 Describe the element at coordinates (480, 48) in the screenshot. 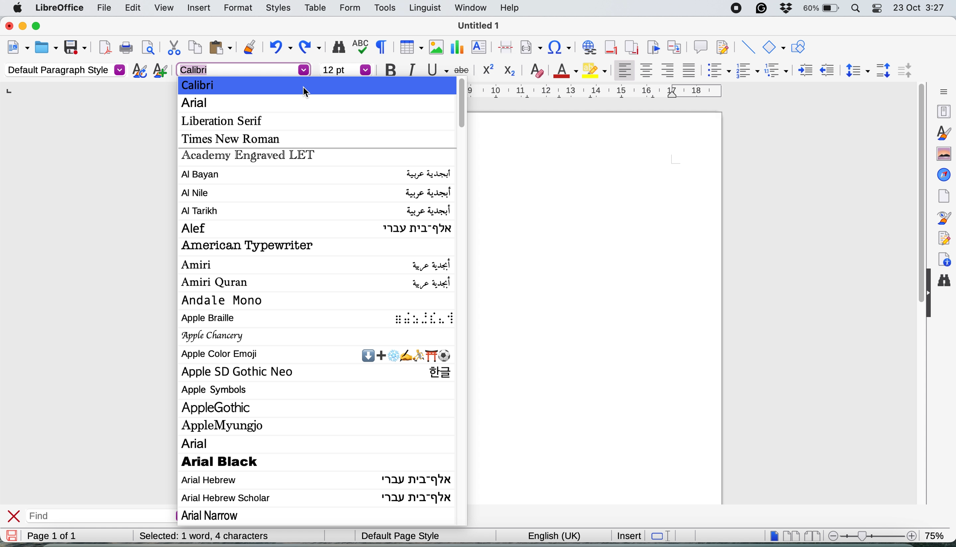

I see `insert text box` at that location.